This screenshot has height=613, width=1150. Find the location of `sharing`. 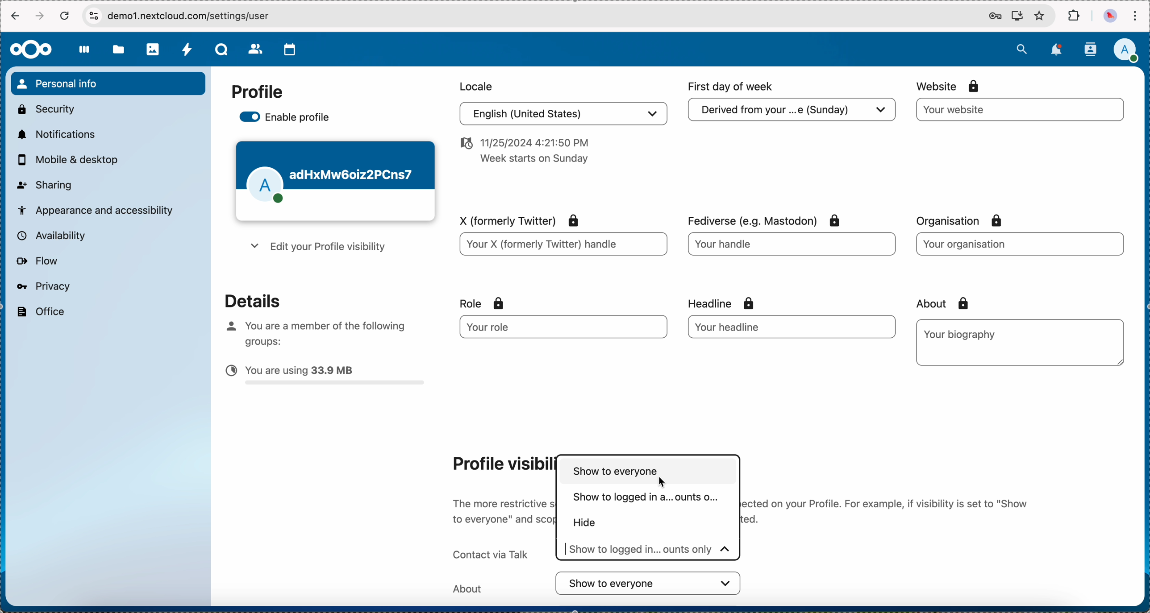

sharing is located at coordinates (45, 184).